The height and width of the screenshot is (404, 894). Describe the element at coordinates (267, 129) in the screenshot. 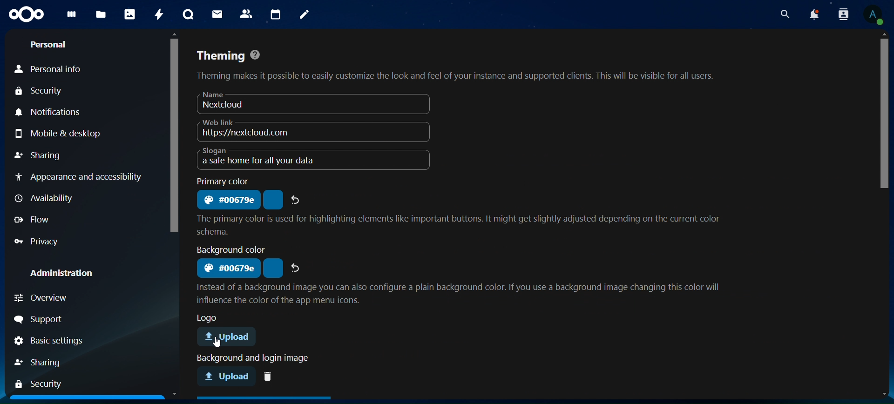

I see `web link` at that location.